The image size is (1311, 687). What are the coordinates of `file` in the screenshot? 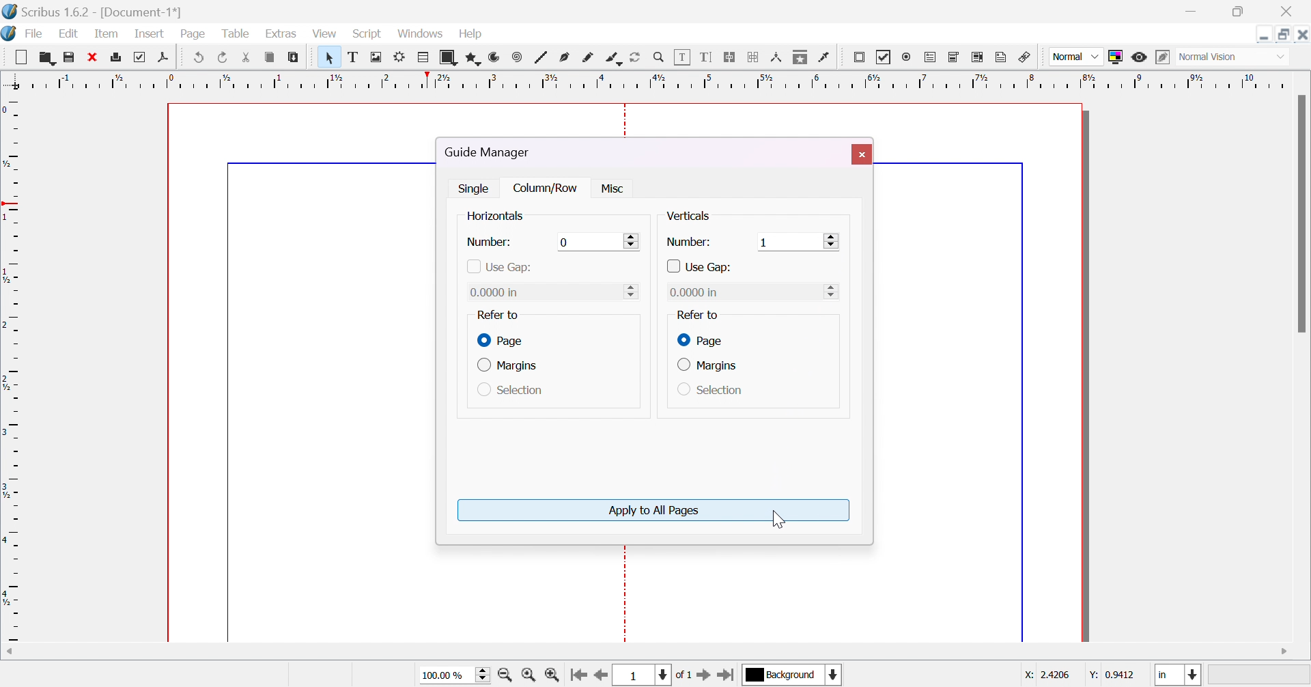 It's located at (36, 34).